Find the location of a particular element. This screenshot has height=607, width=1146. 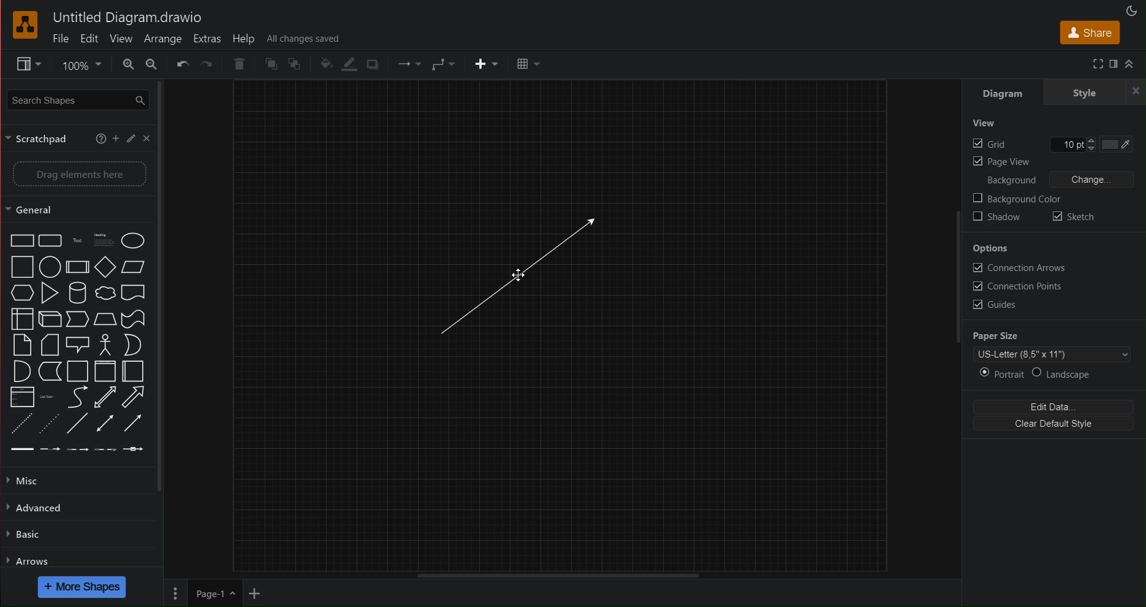

Undo is located at coordinates (183, 64).